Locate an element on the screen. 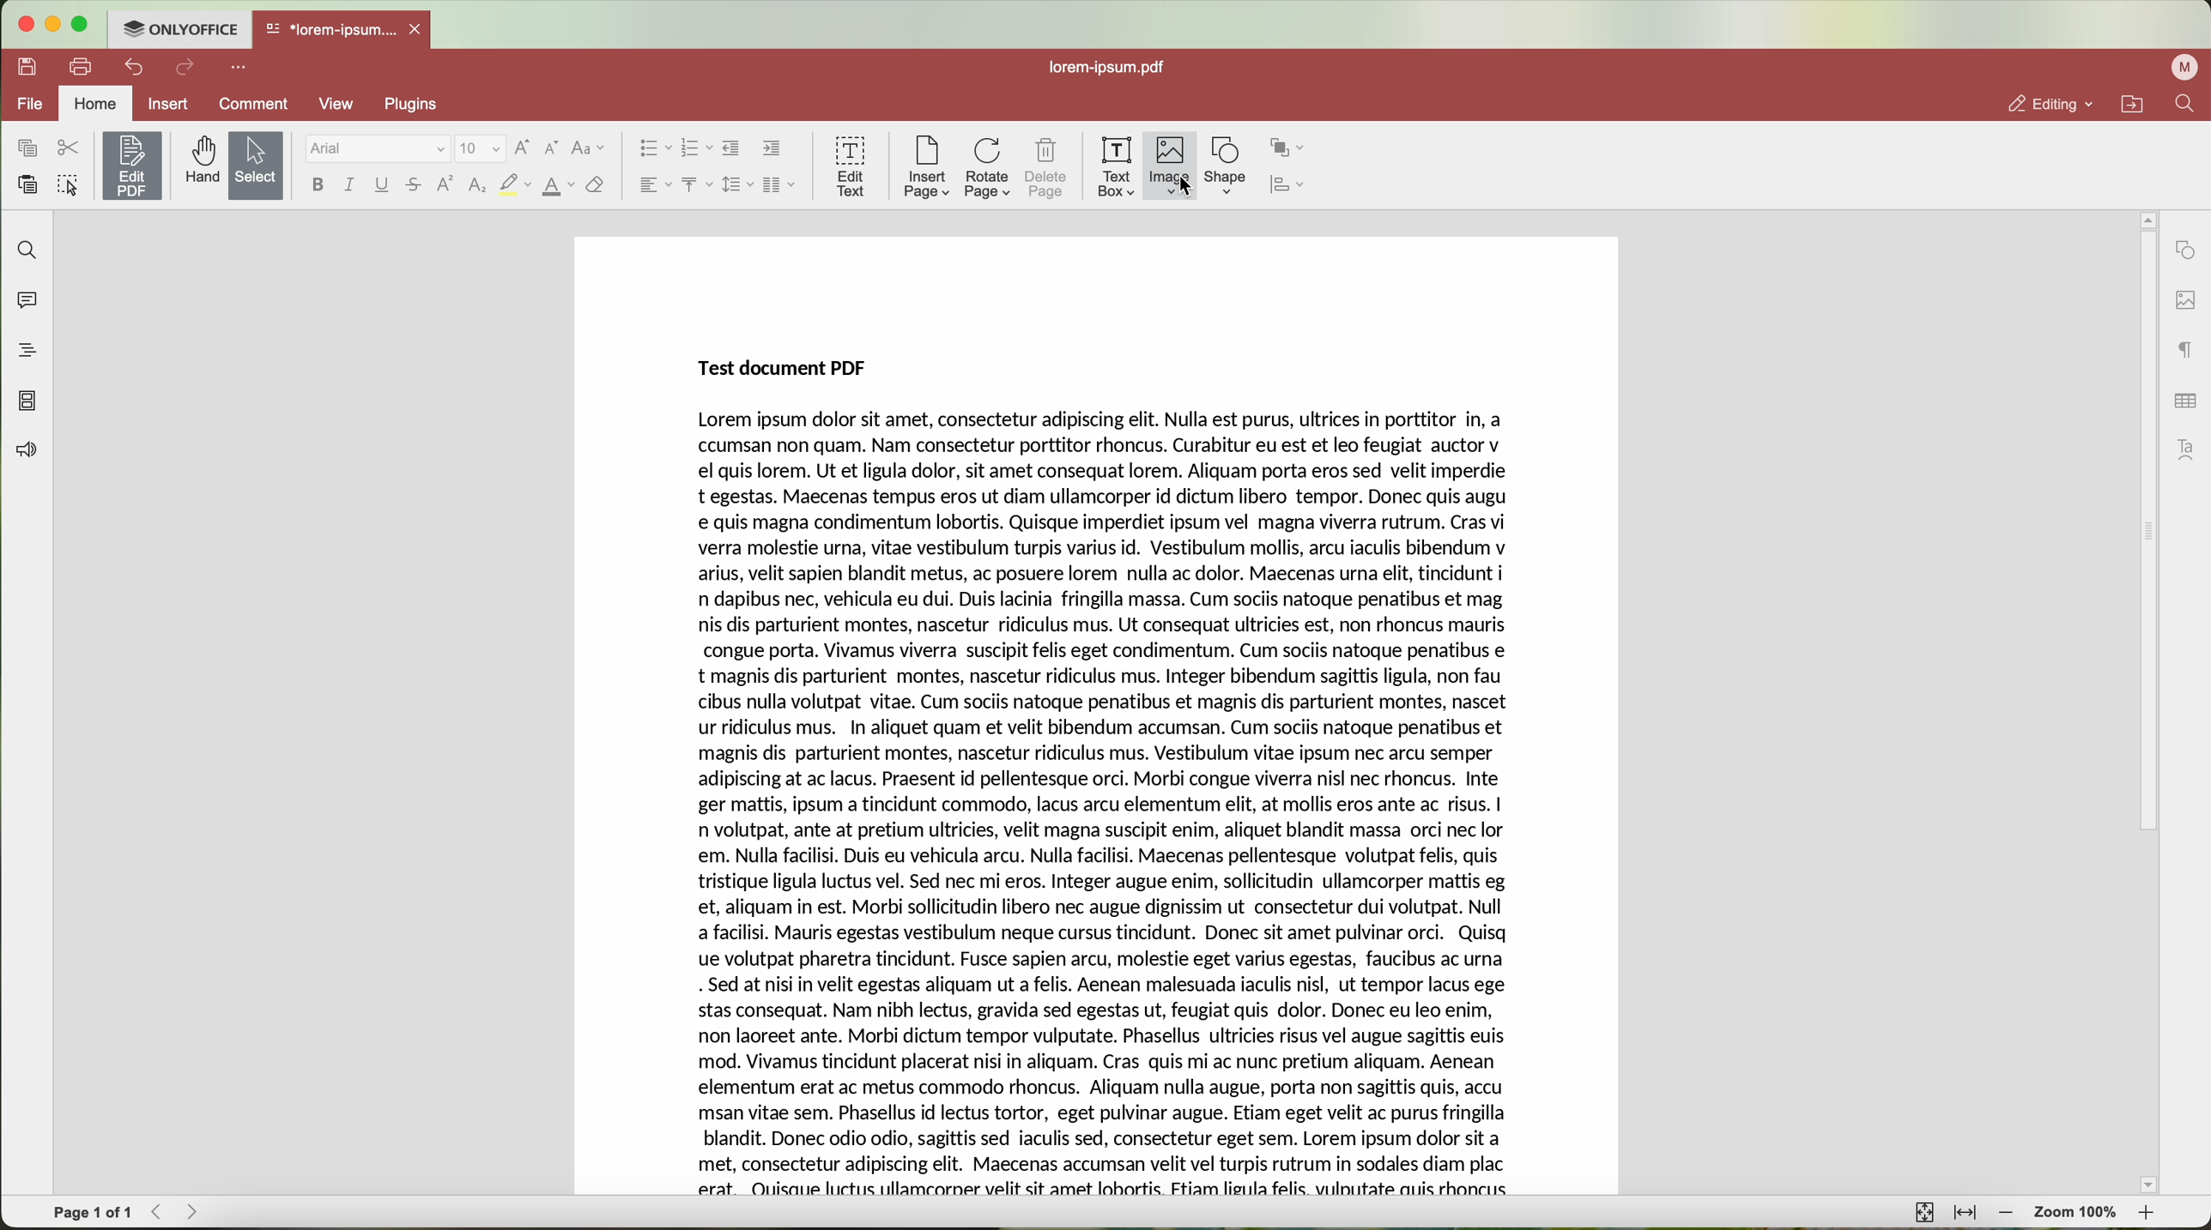  strikeout is located at coordinates (415, 186).